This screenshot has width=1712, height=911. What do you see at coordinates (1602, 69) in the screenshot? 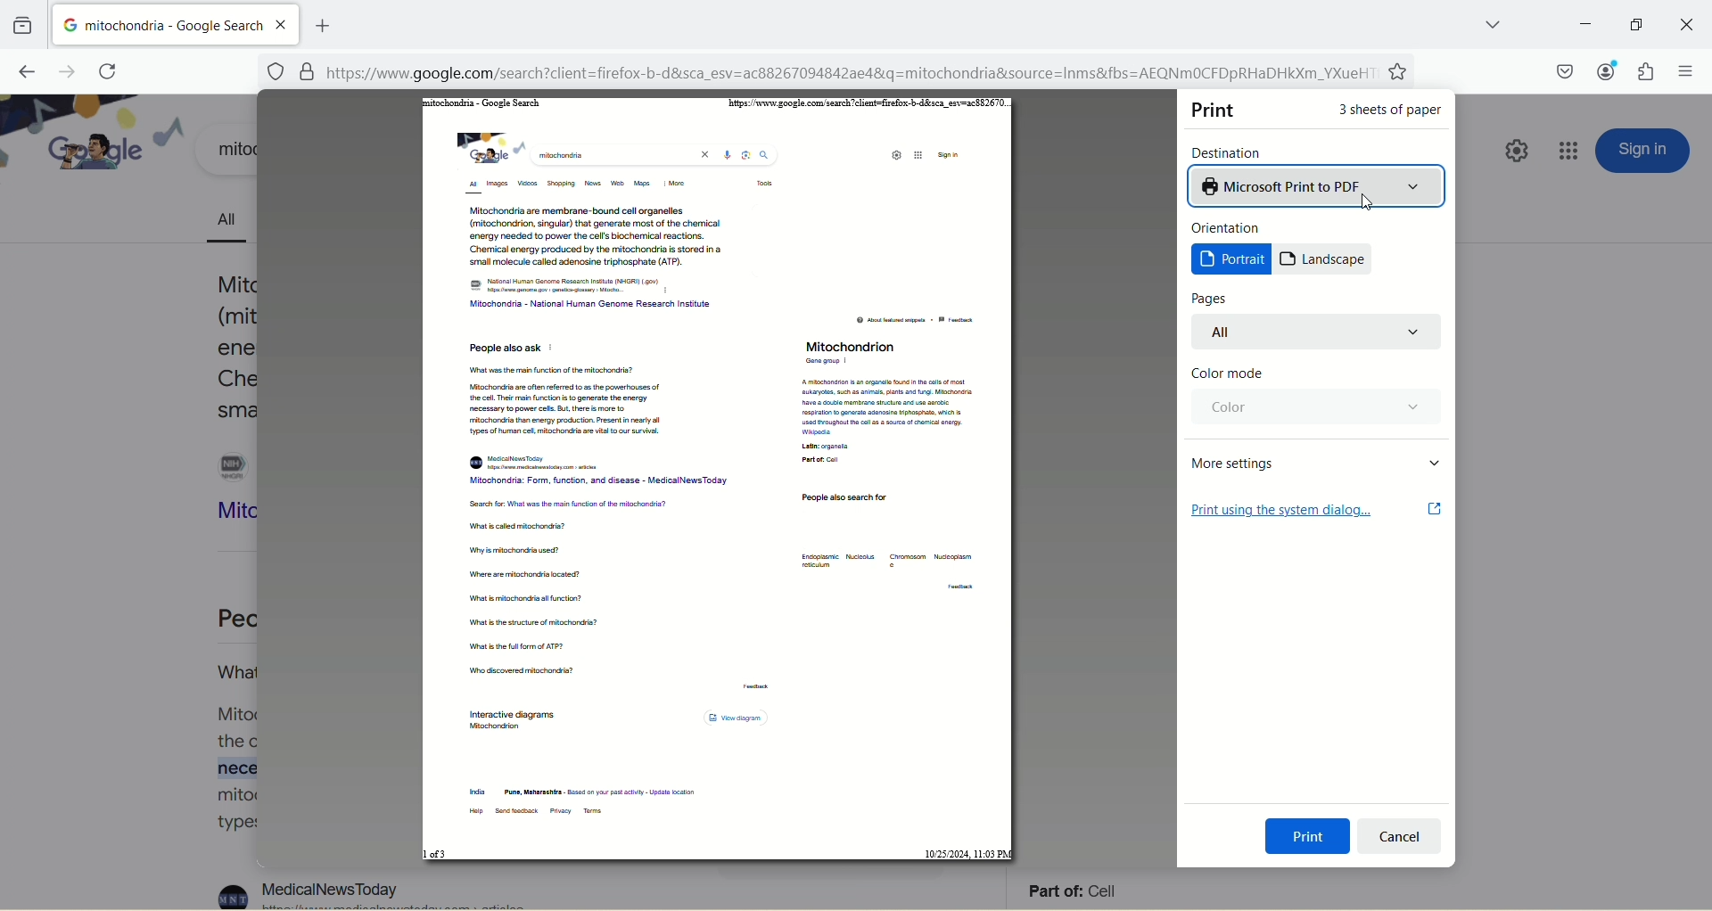
I see `account` at bounding box center [1602, 69].